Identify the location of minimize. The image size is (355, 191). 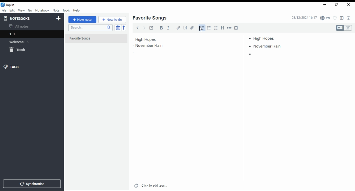
(324, 5).